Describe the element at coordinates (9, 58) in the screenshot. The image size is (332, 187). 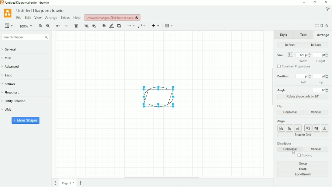
I see `Misc` at that location.